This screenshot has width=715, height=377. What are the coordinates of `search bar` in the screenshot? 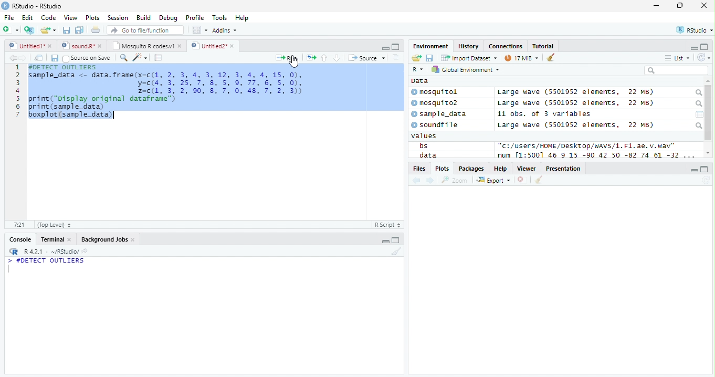 It's located at (676, 70).